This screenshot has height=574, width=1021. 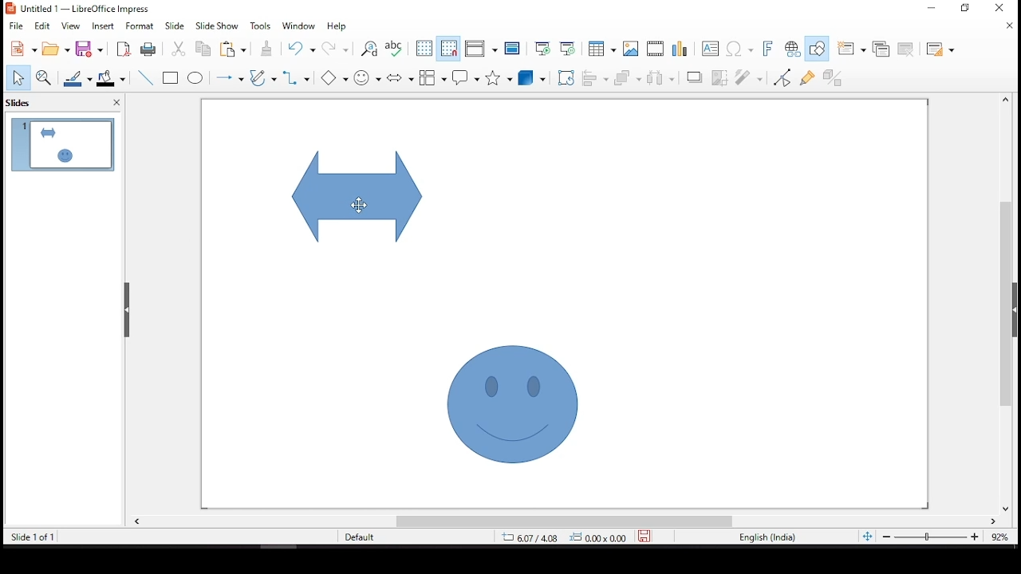 What do you see at coordinates (16, 25) in the screenshot?
I see `file` at bounding box center [16, 25].